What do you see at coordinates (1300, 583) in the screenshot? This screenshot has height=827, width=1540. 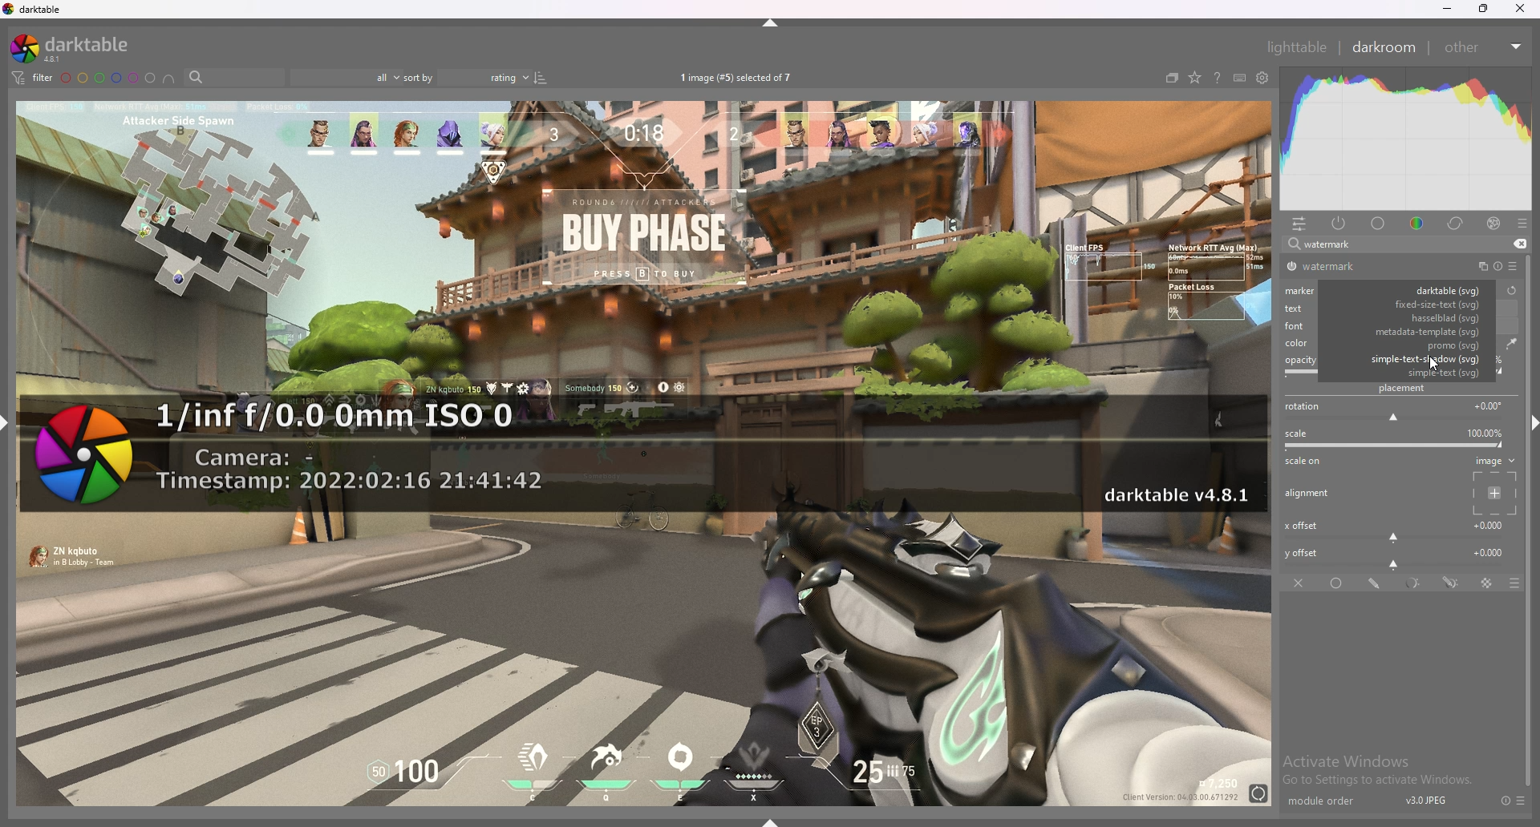 I see `off` at bounding box center [1300, 583].